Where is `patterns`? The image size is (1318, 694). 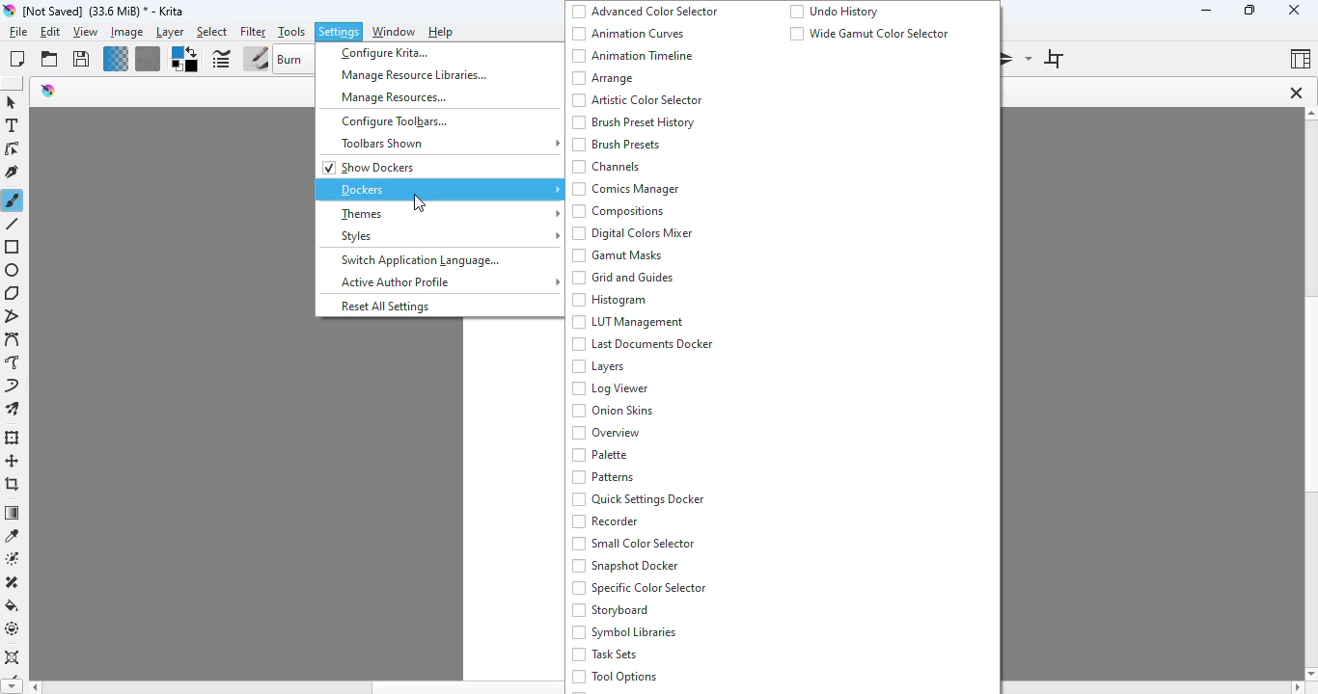 patterns is located at coordinates (604, 477).